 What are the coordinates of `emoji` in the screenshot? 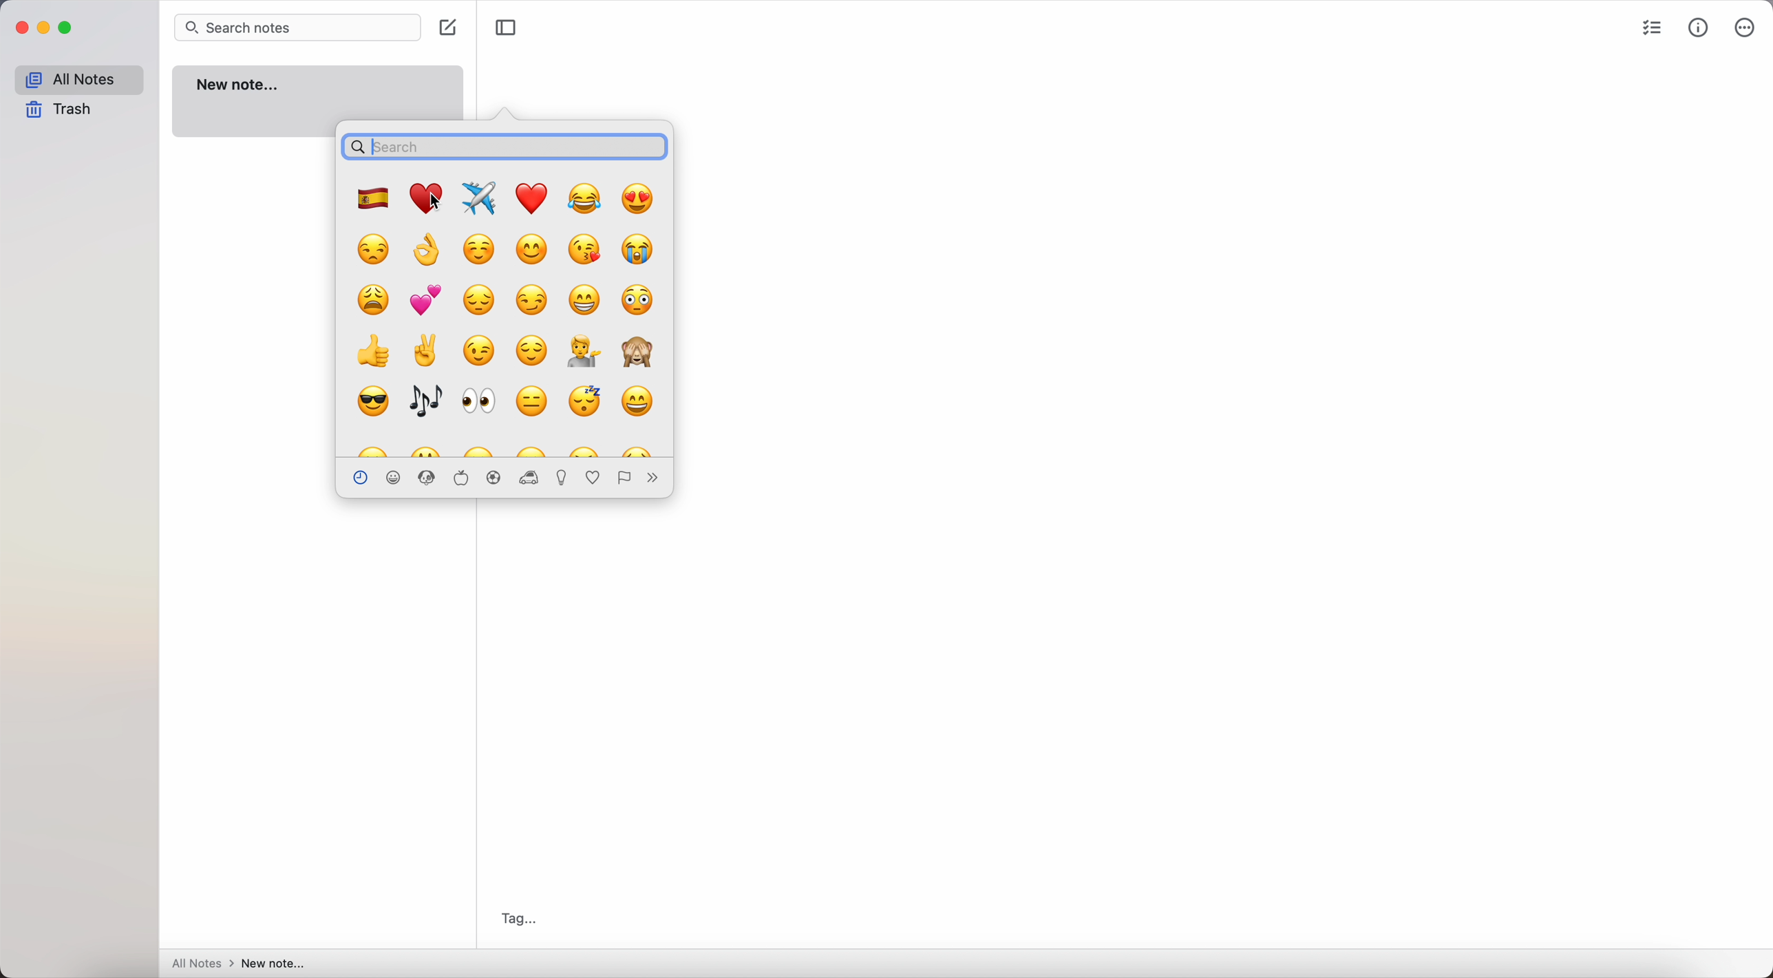 It's located at (480, 401).